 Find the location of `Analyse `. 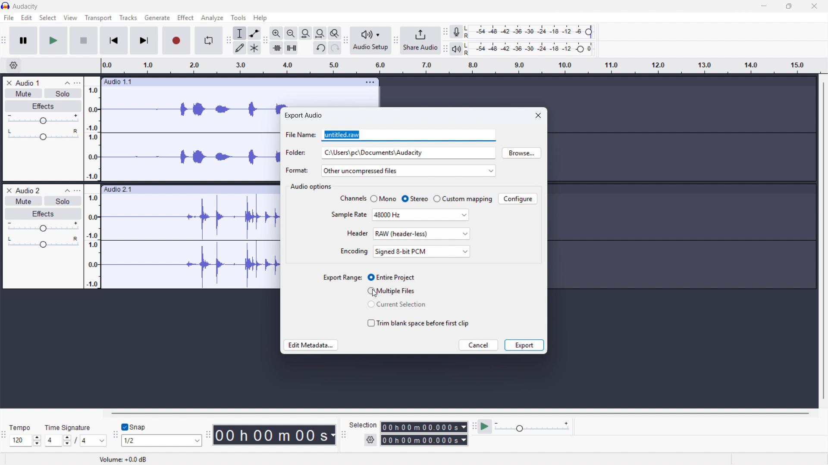

Analyse  is located at coordinates (212, 19).